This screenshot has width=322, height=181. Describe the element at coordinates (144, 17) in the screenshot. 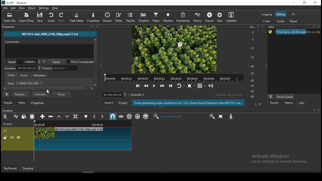

I see `timeline` at that location.